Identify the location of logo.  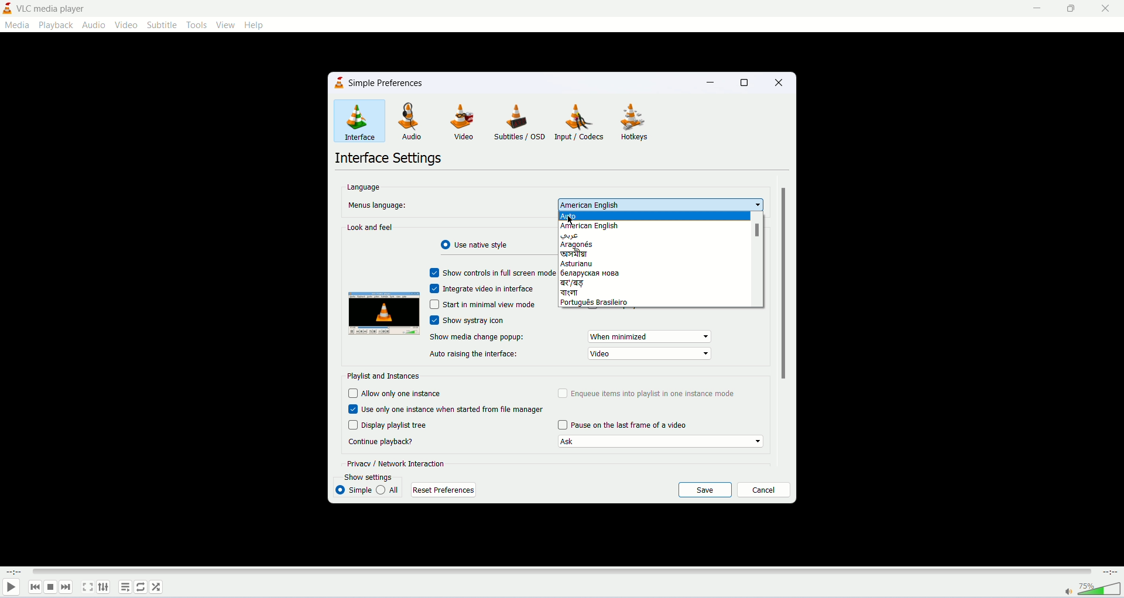
(339, 83).